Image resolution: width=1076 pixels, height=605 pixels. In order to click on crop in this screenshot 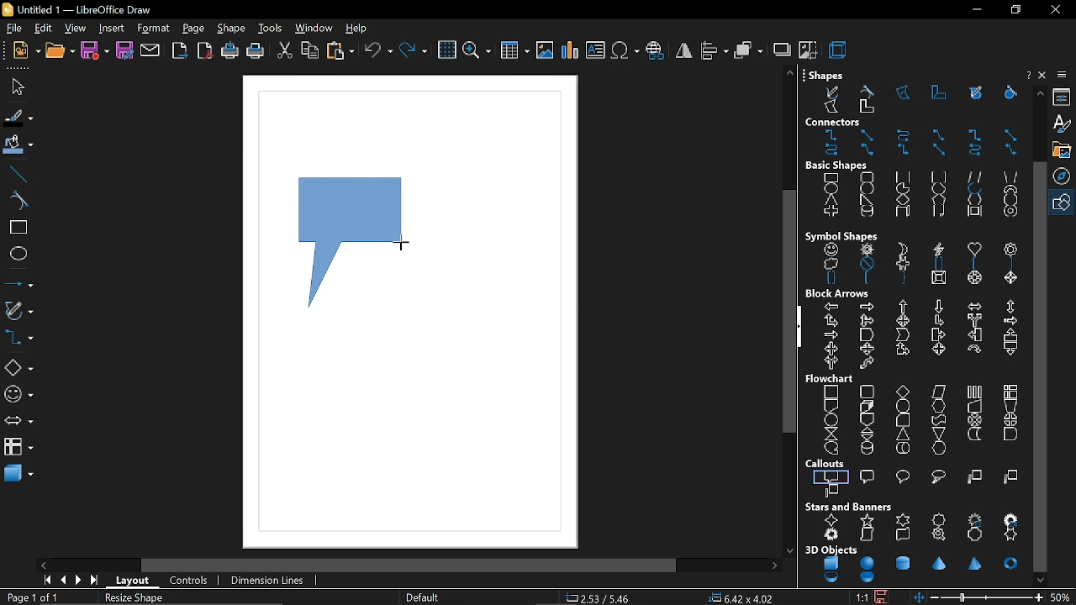, I will do `click(807, 50)`.